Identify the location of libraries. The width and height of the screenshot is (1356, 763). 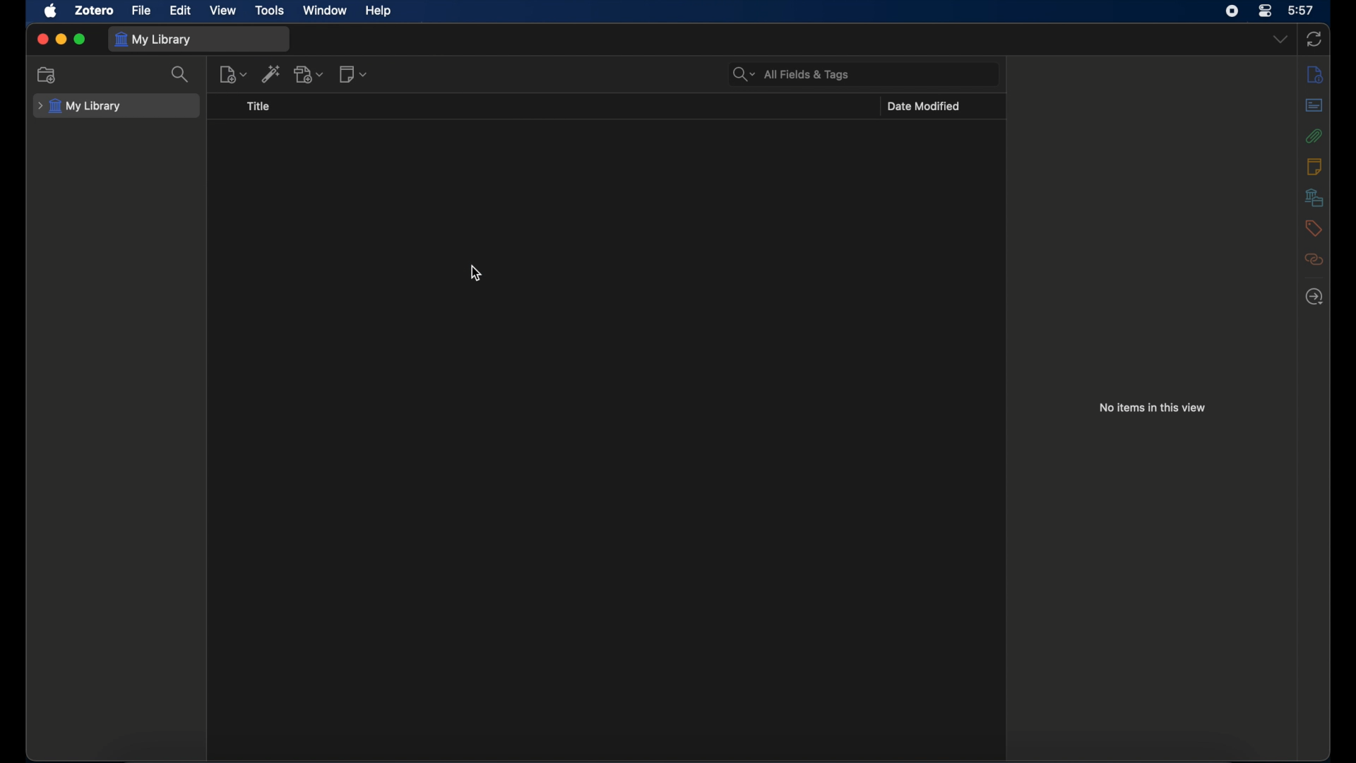
(1314, 197).